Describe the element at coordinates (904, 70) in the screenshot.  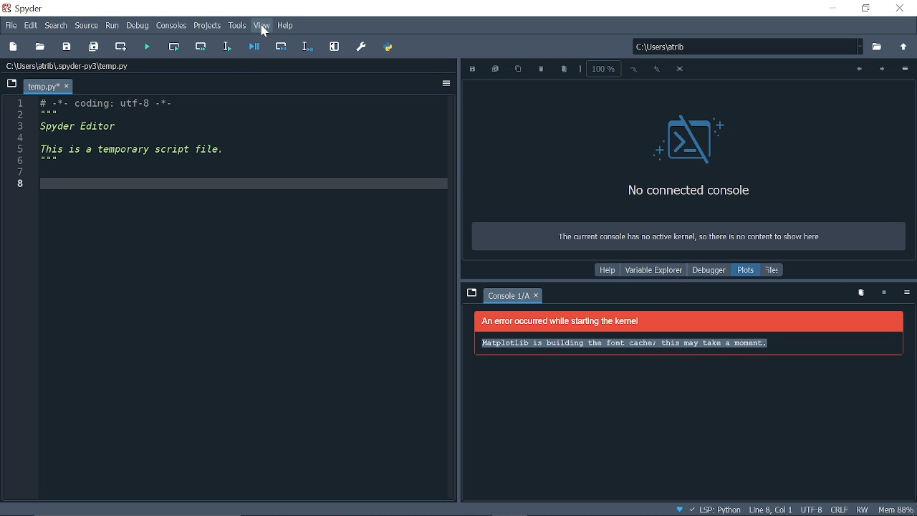
I see `Options` at that location.